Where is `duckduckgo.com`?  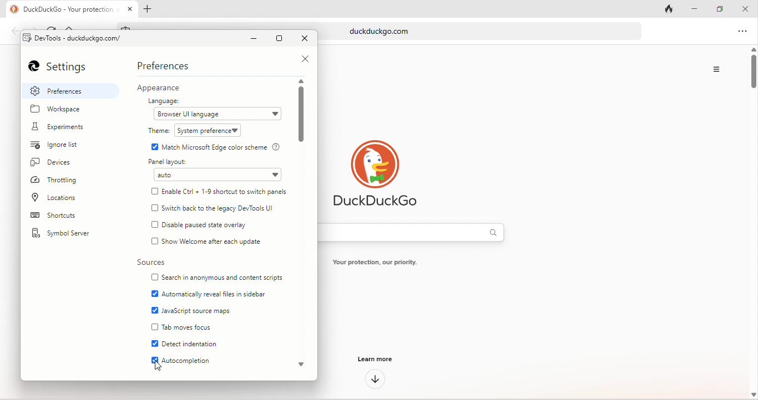
duckduckgo.com is located at coordinates (501, 31).